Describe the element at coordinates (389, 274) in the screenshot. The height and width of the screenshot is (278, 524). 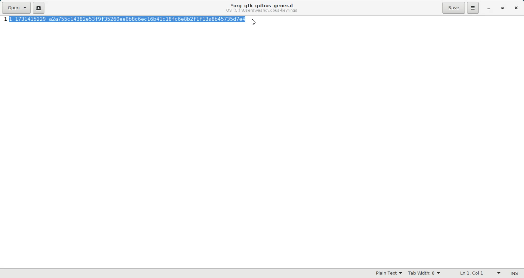
I see `Plain Text` at that location.